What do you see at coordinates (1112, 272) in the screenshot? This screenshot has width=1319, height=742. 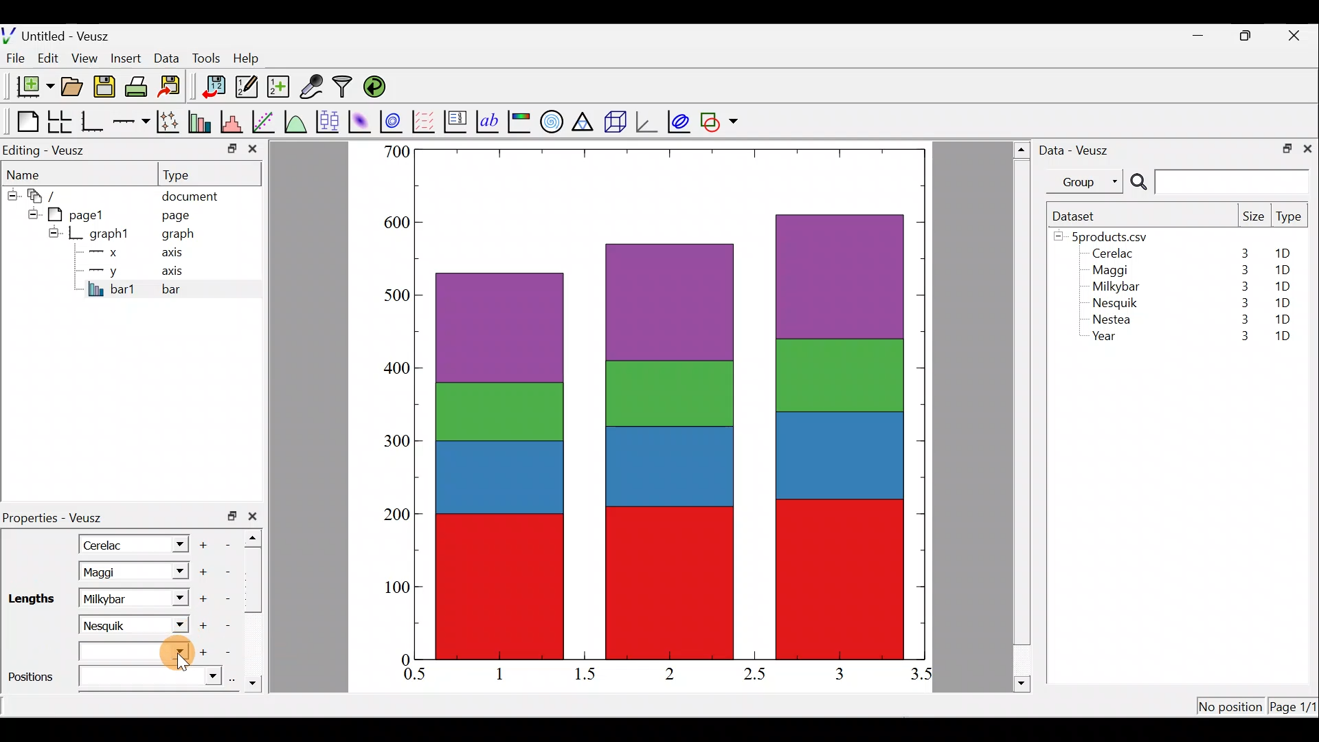 I see `Maggi` at bounding box center [1112, 272].